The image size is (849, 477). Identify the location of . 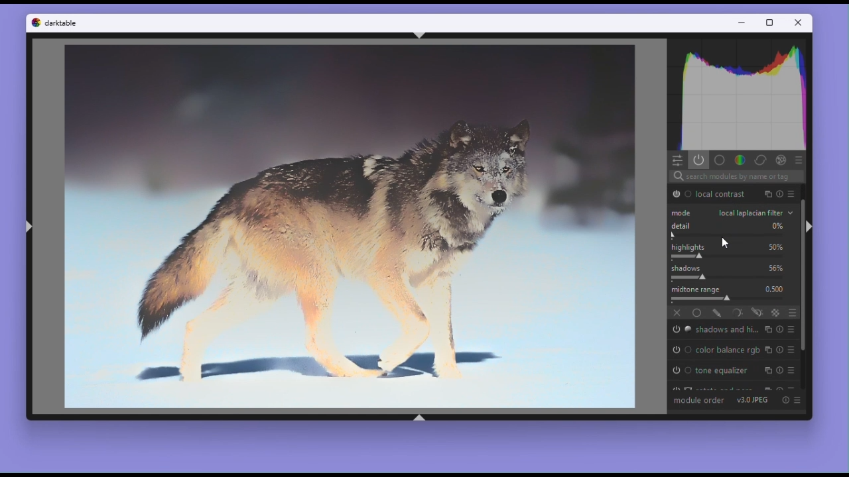
(780, 330).